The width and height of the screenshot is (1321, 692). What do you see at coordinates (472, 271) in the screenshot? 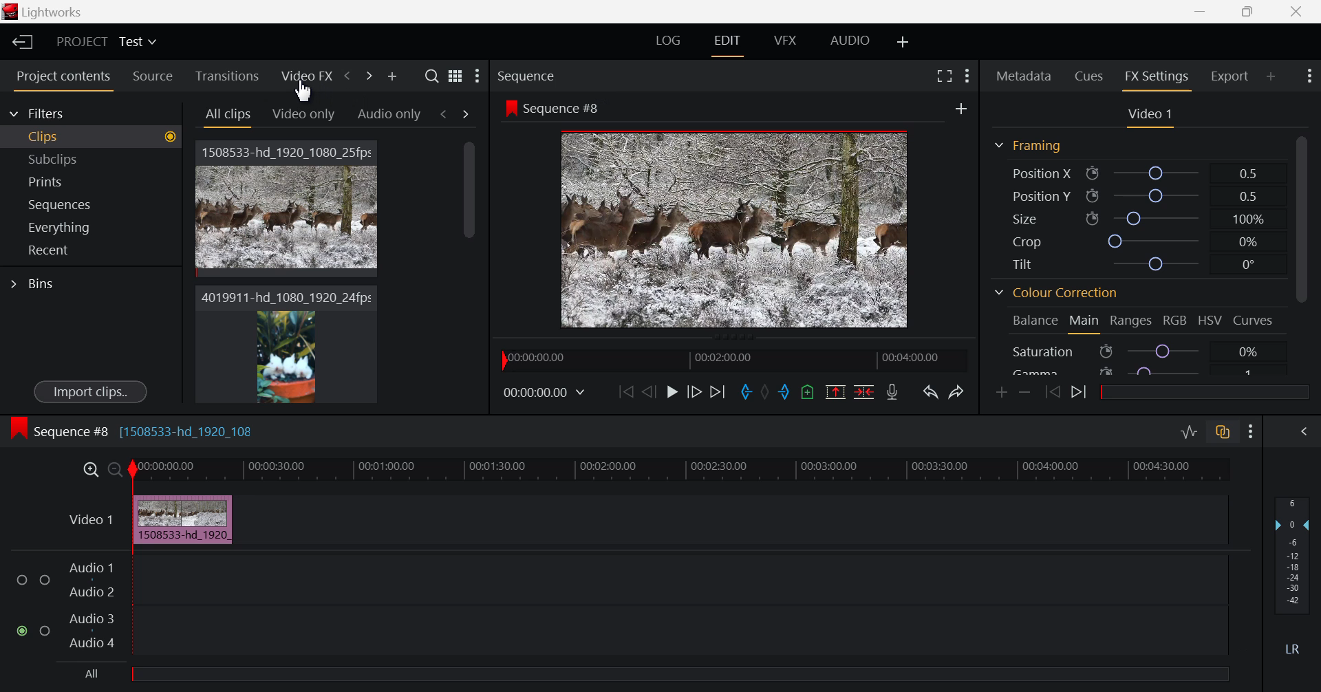
I see `Scroll Bar` at bounding box center [472, 271].